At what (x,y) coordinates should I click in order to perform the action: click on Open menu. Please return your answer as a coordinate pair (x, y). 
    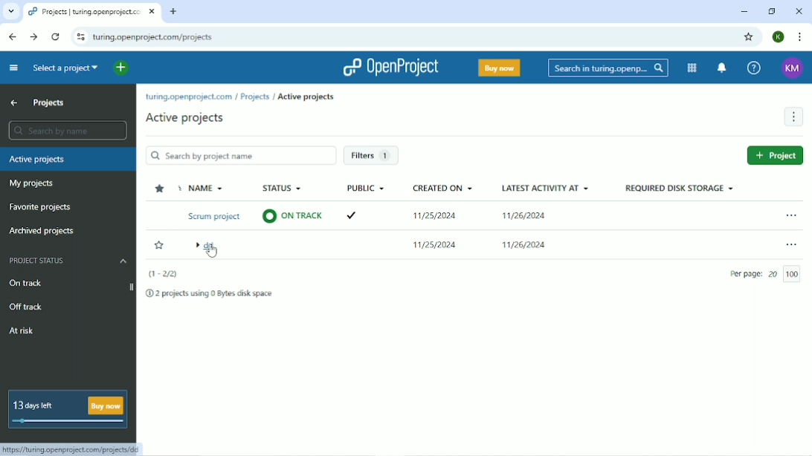
    Looking at the image, I should click on (791, 215).